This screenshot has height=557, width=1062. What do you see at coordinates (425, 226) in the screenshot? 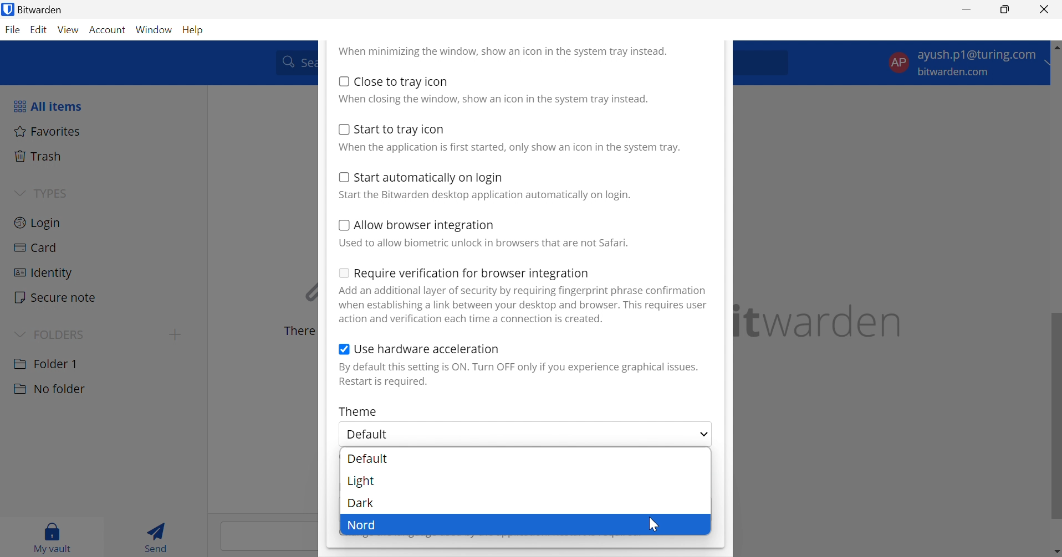
I see `Allow browser integration` at bounding box center [425, 226].